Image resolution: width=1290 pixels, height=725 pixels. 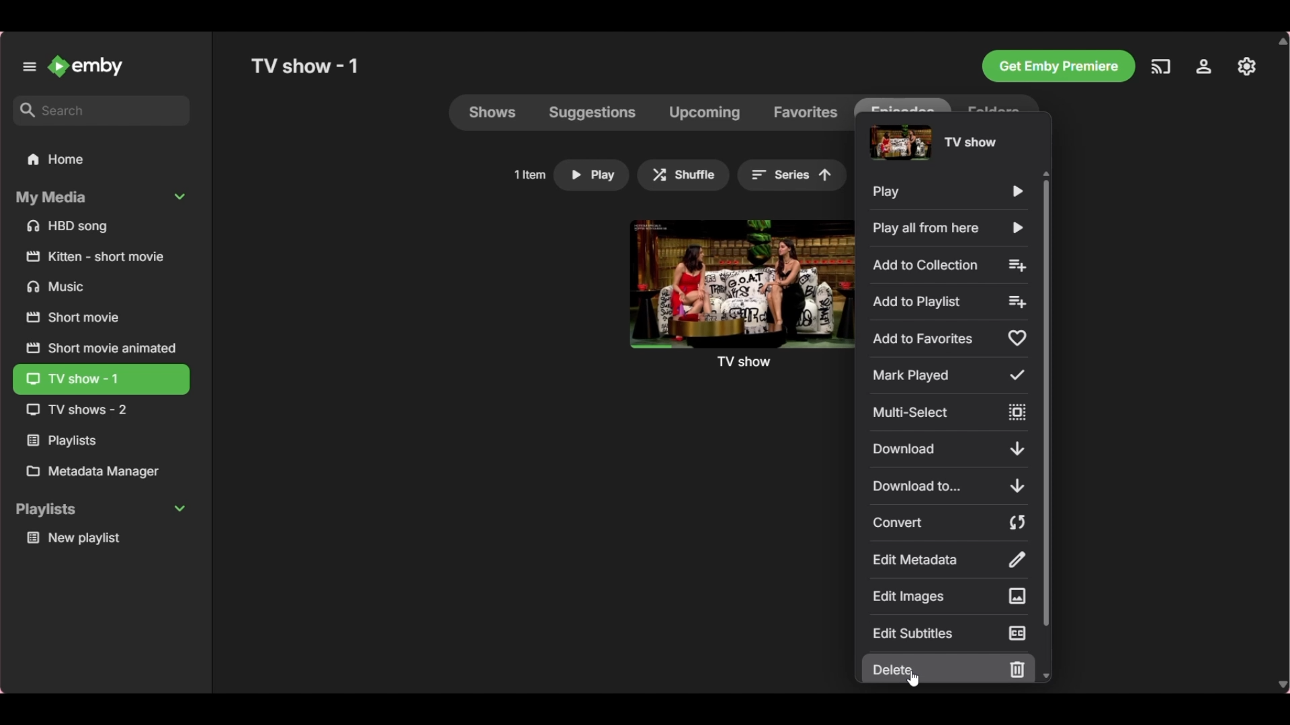 I want to click on Search box, so click(x=102, y=110).